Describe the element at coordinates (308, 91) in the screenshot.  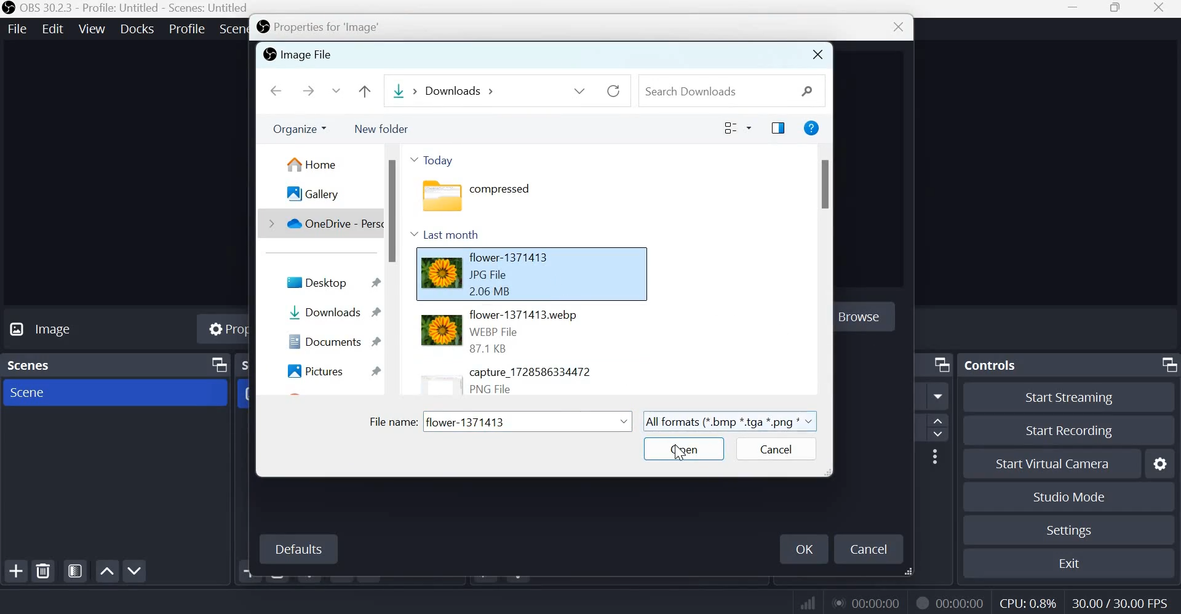
I see `forward` at that location.